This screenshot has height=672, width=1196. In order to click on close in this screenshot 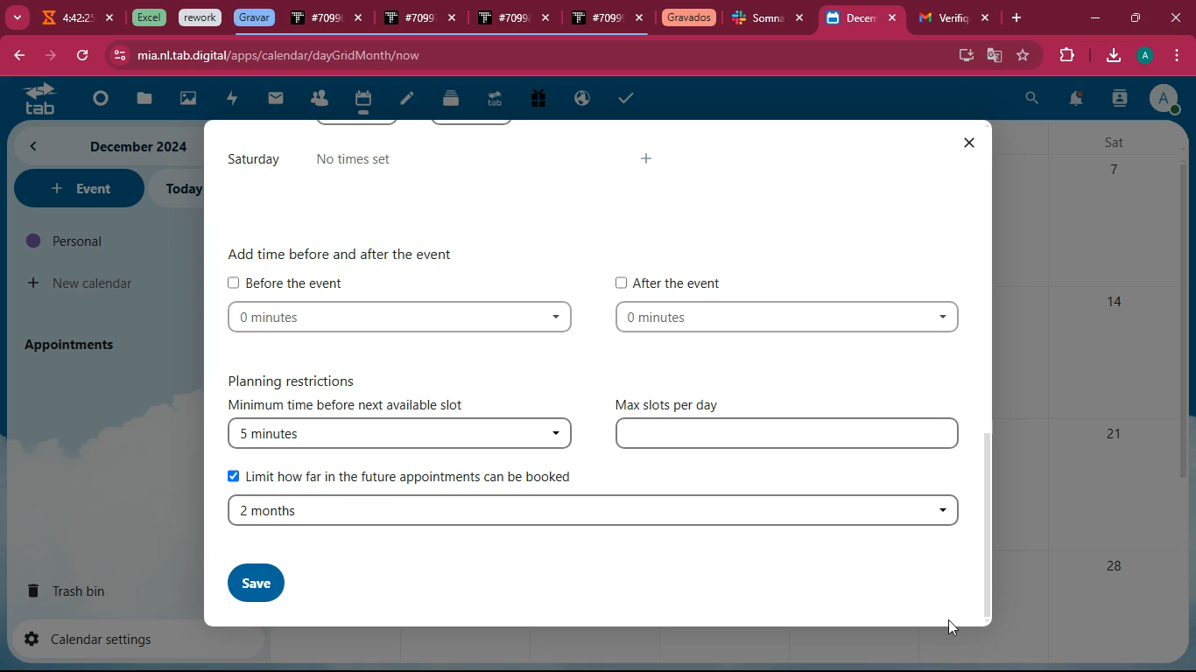, I will do `click(456, 21)`.